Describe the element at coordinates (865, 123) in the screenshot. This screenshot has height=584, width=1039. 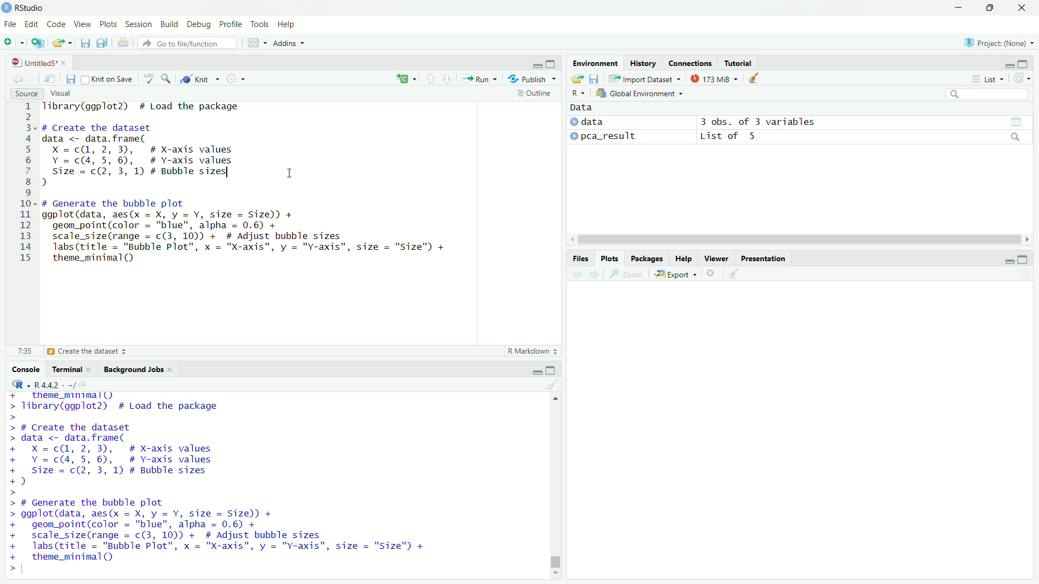
I see `data1 : 3 obs. of 3 variables` at that location.